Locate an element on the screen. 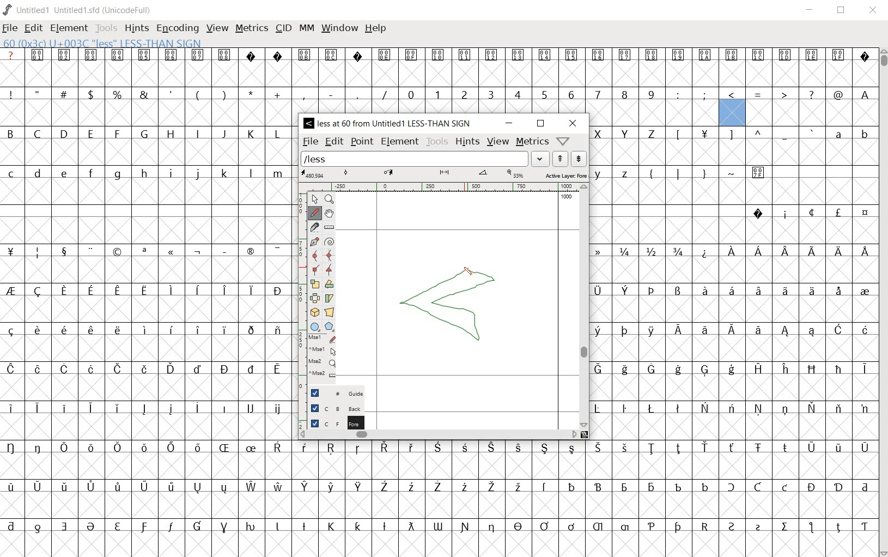 This screenshot has width=888, height=557. glyph for an open angle bracket creation is located at coordinates (448, 302).